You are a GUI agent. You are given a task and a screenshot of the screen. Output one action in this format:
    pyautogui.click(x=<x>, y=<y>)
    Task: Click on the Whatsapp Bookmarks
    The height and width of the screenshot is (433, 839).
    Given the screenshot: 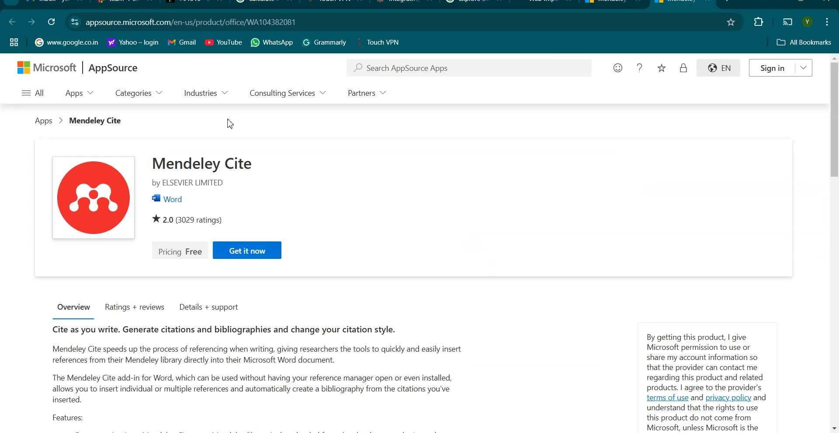 What is the action you would take?
    pyautogui.click(x=272, y=42)
    